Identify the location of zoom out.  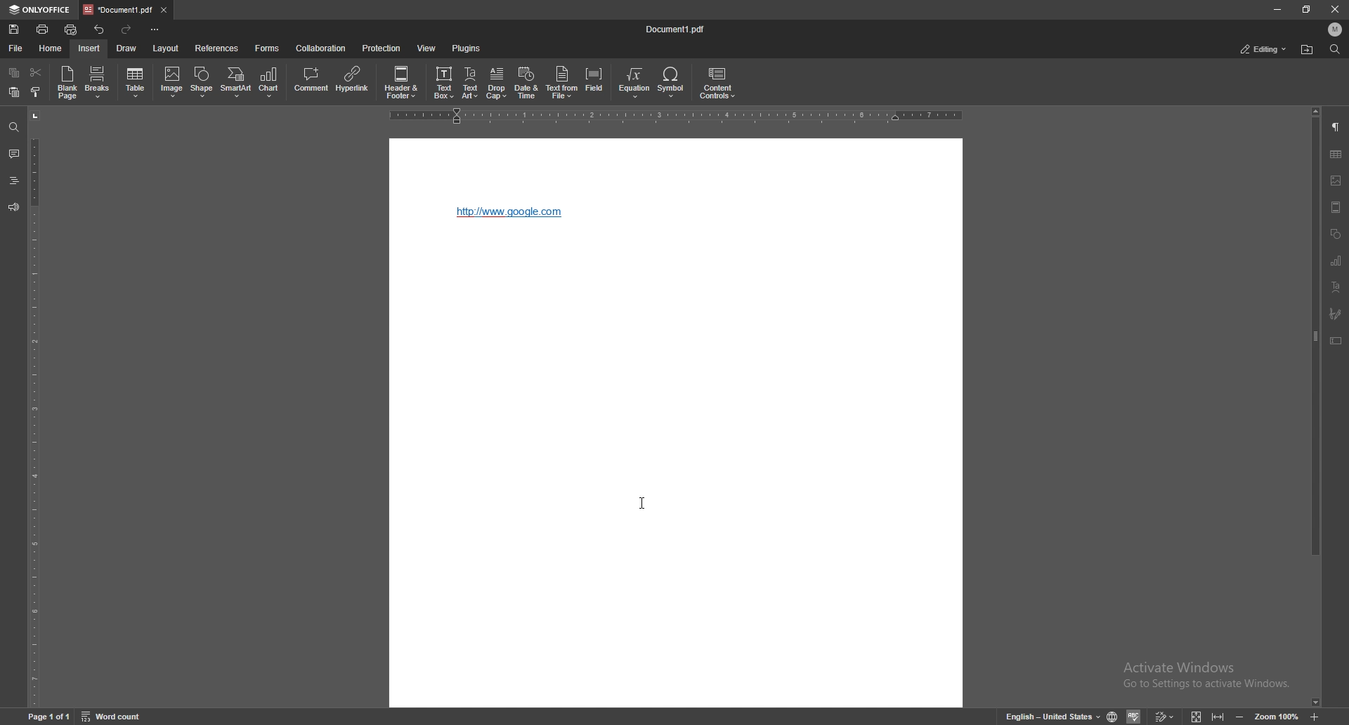
(1240, 716).